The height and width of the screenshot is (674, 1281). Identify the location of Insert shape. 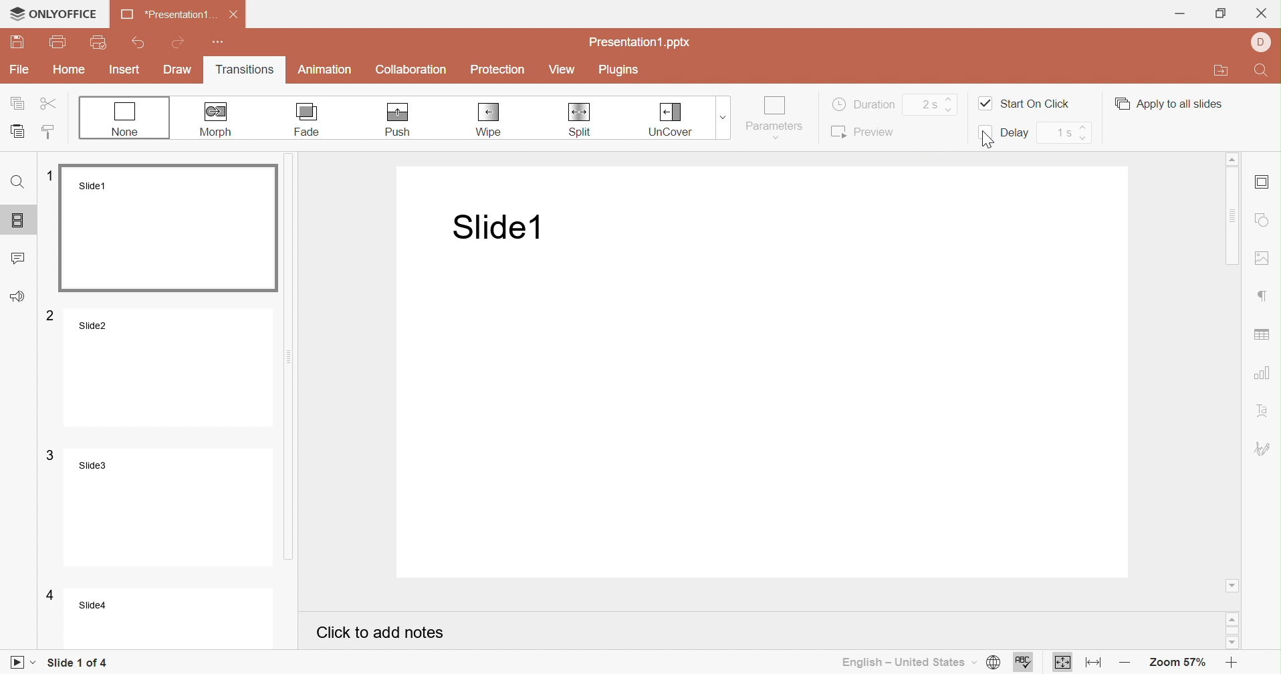
(1264, 220).